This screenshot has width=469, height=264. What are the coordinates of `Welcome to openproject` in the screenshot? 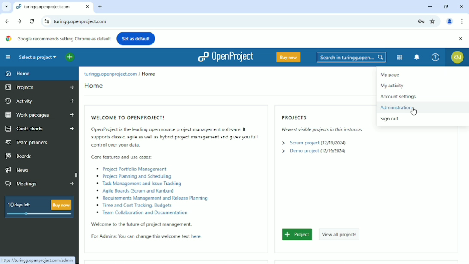 It's located at (135, 116).